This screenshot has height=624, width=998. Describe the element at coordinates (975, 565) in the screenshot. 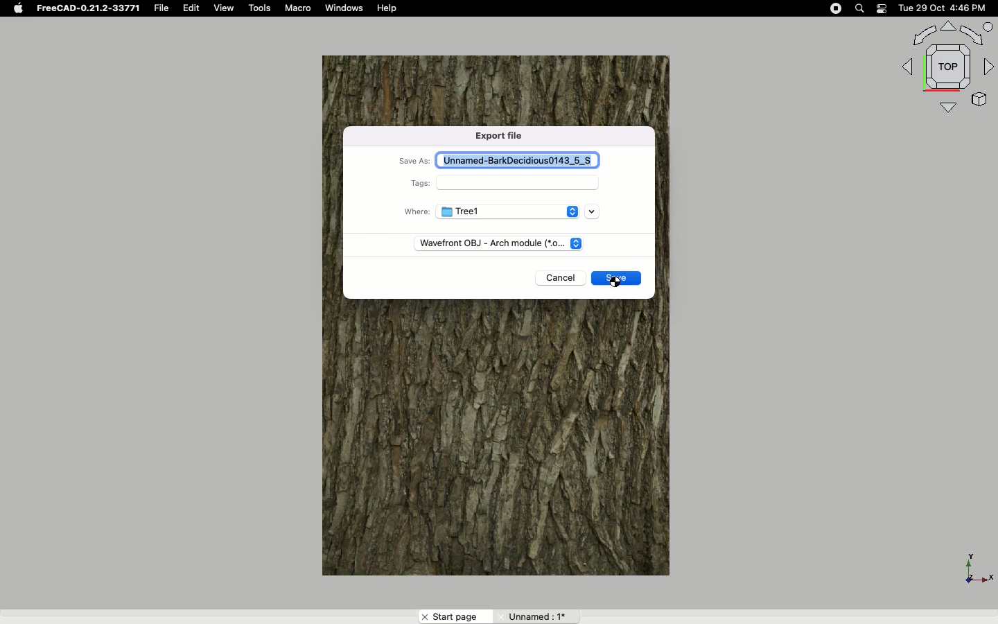

I see `Axis` at that location.